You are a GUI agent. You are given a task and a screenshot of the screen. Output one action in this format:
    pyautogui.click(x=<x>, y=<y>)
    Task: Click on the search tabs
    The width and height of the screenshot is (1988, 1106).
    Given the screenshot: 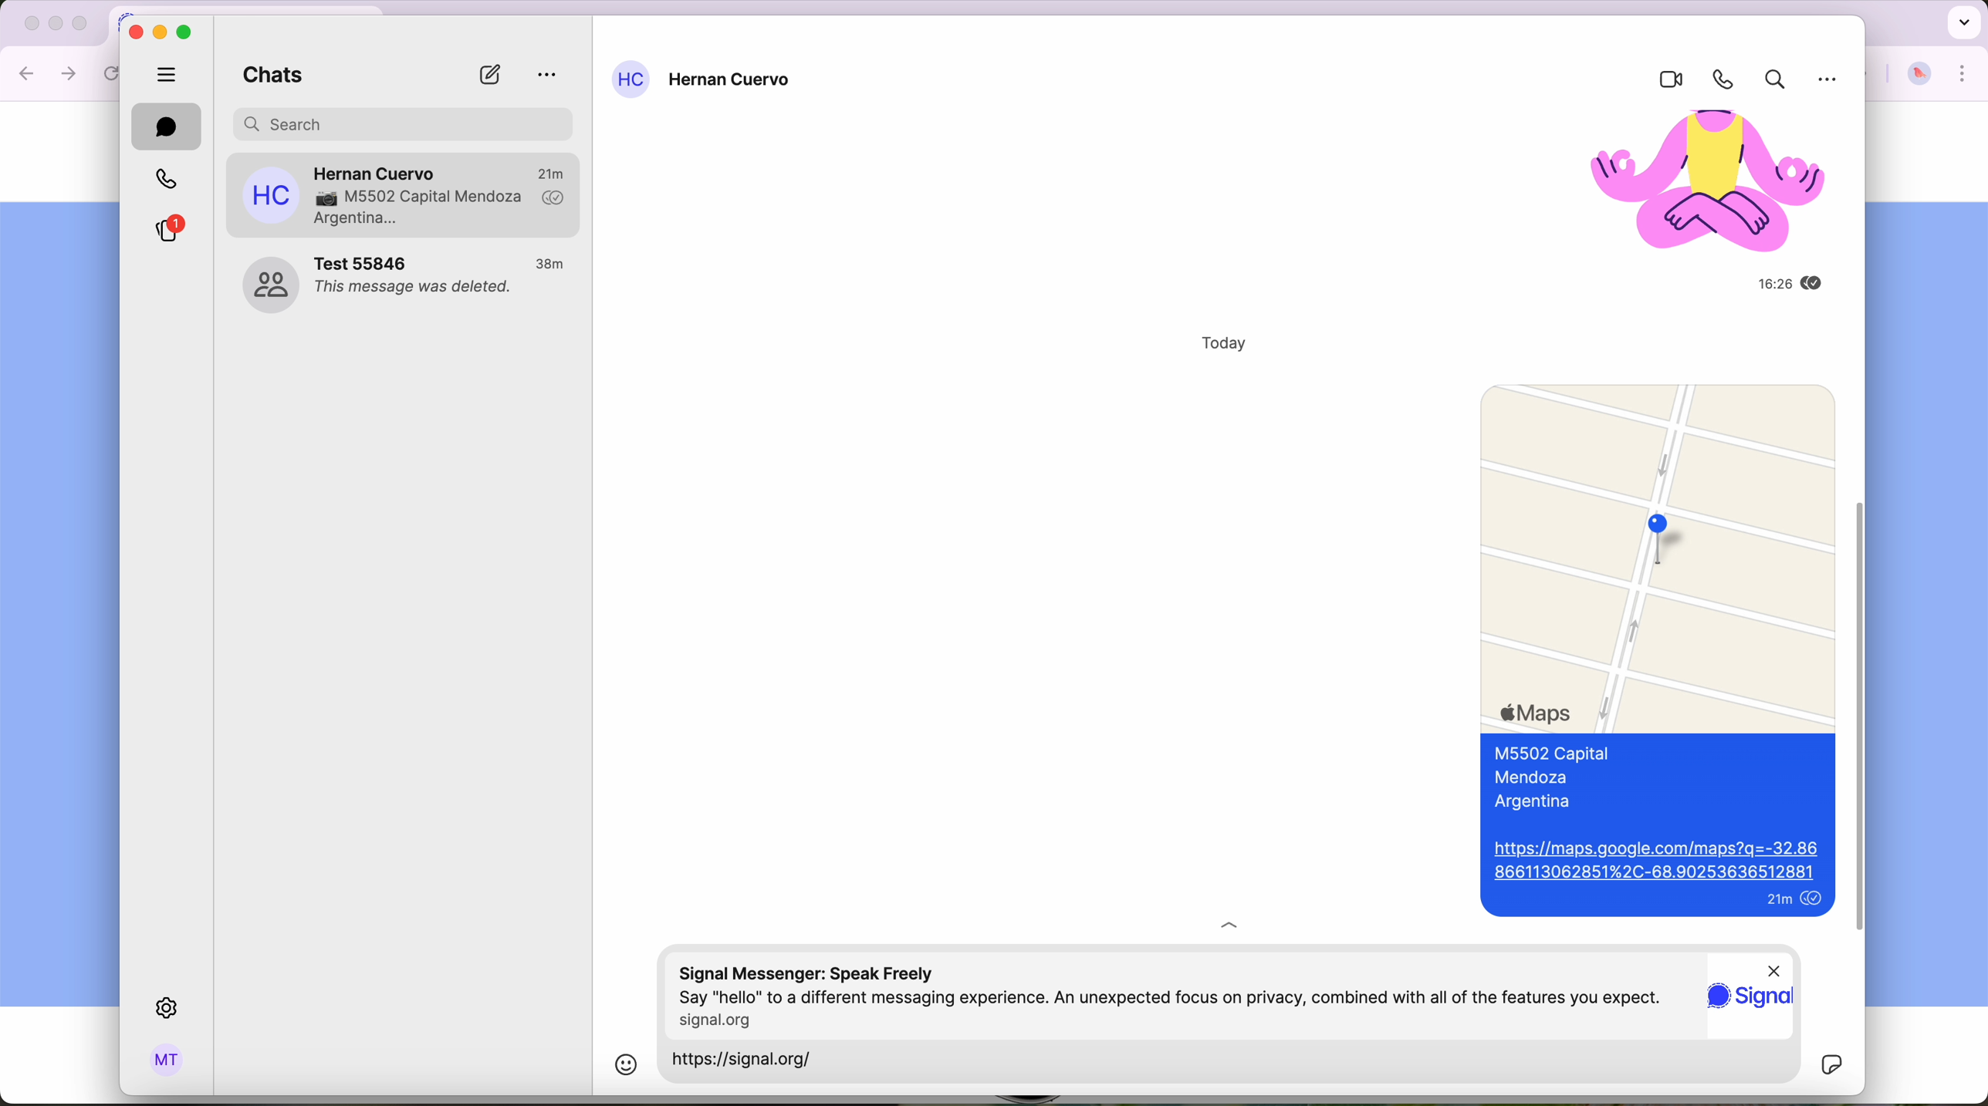 What is the action you would take?
    pyautogui.click(x=1962, y=21)
    